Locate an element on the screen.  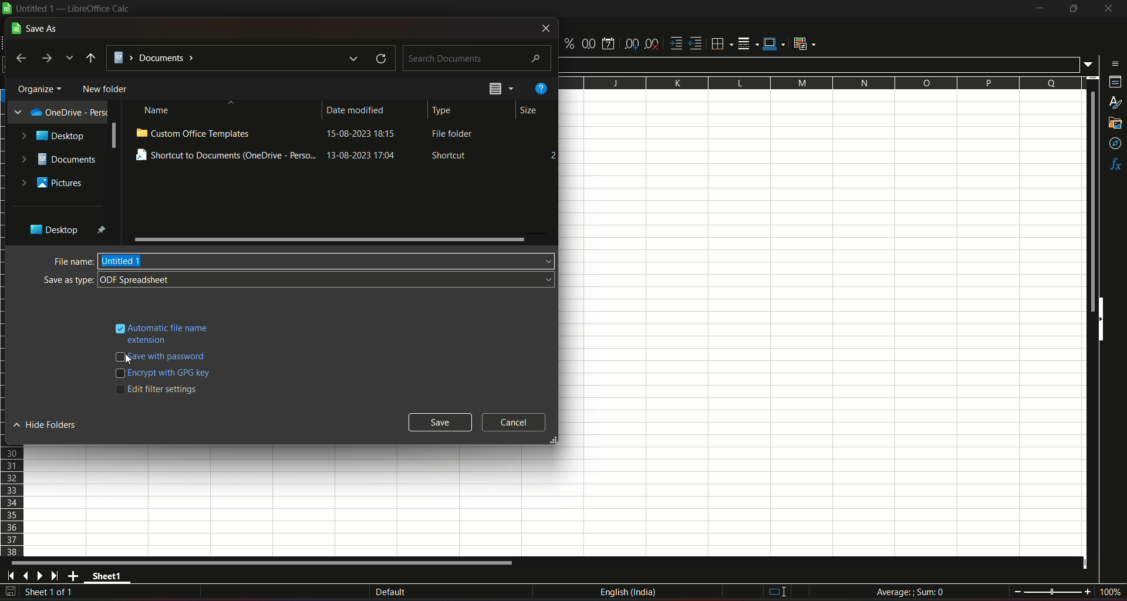
conditional is located at coordinates (808, 44).